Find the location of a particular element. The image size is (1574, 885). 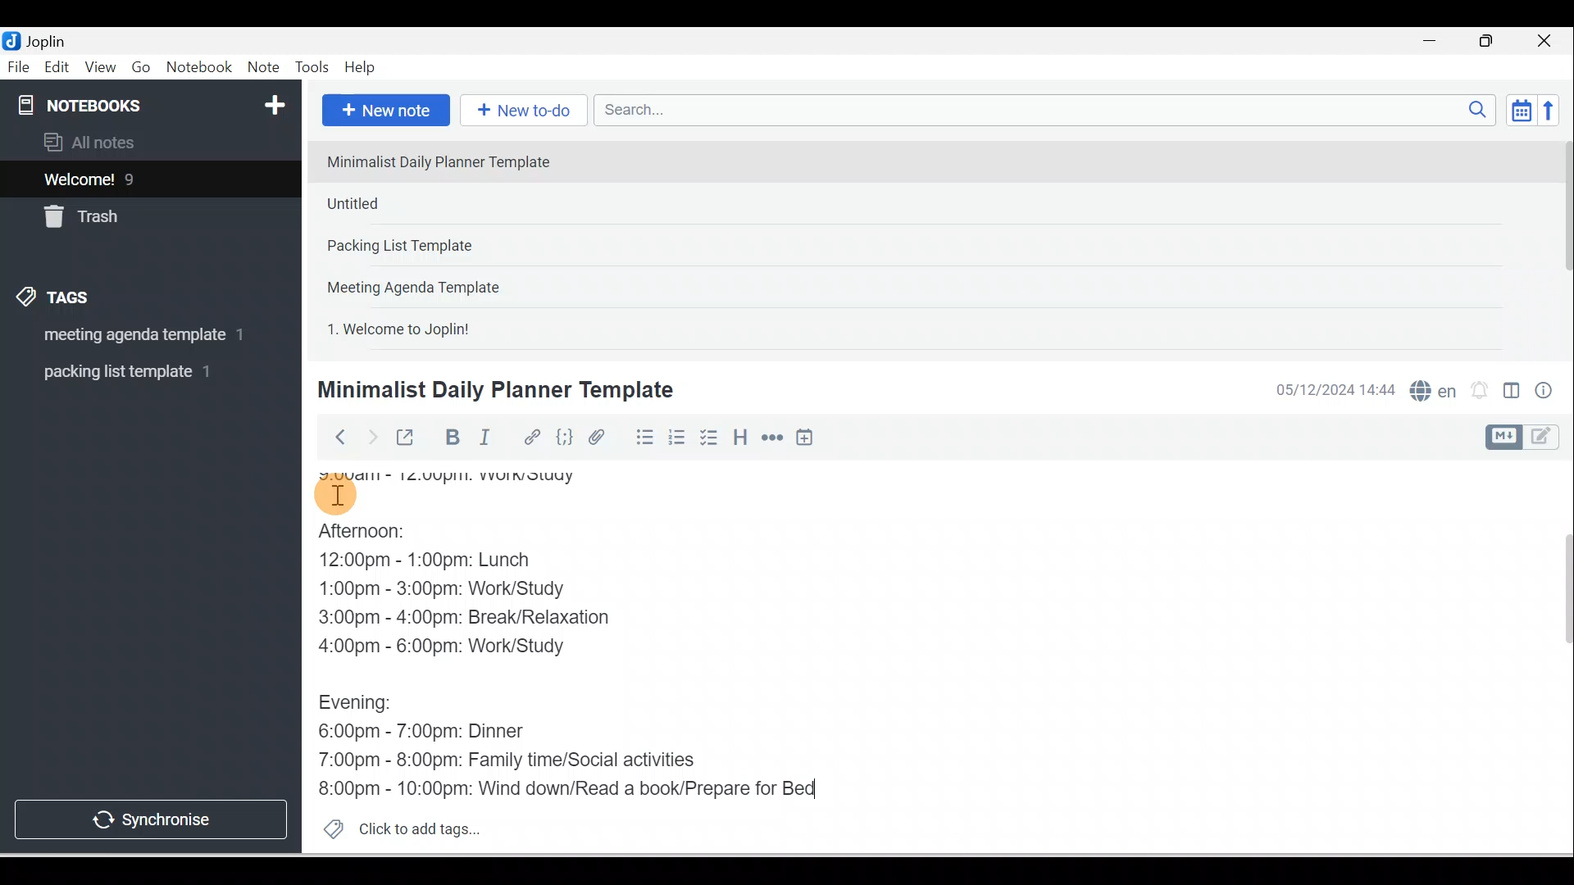

1:00pm - 3:00pm: Work/Study is located at coordinates (444, 589).